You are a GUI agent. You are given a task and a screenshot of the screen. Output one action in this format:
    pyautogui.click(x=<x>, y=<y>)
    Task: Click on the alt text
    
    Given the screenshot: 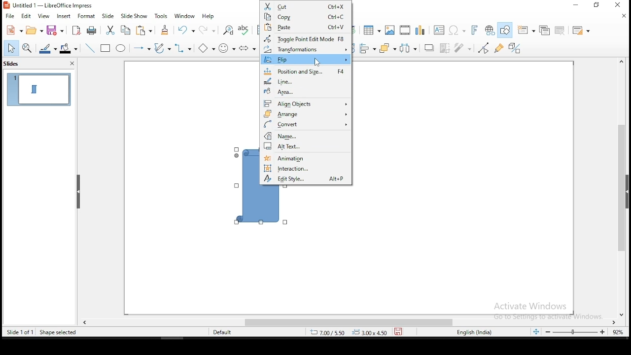 What is the action you would take?
    pyautogui.click(x=306, y=146)
    